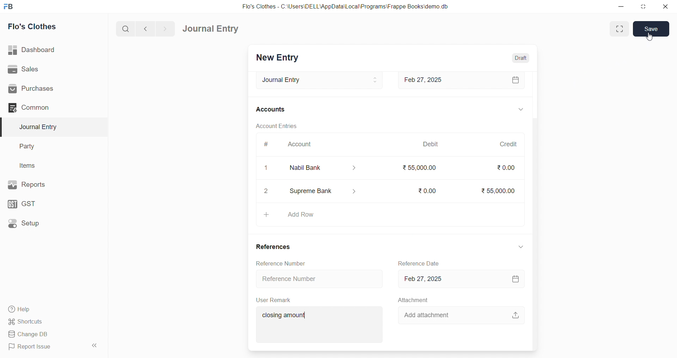 Image resolution: width=677 pixels, height=358 pixels. What do you see at coordinates (508, 143) in the screenshot?
I see `Credit` at bounding box center [508, 143].